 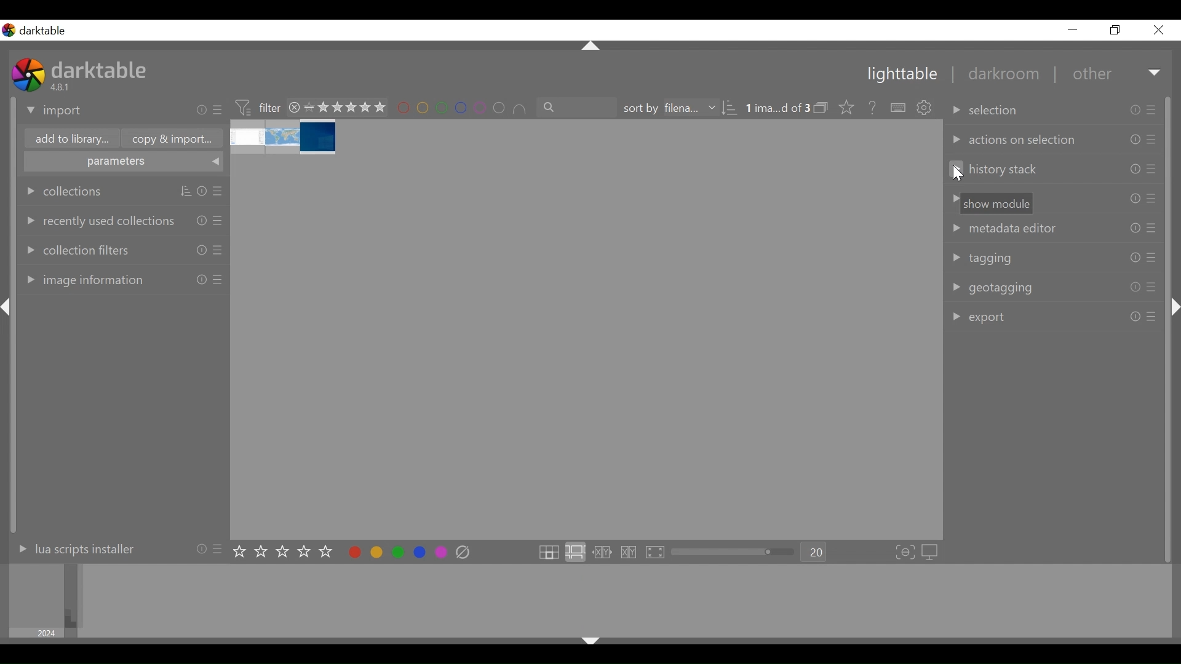 I want to click on Collapse , so click(x=592, y=47).